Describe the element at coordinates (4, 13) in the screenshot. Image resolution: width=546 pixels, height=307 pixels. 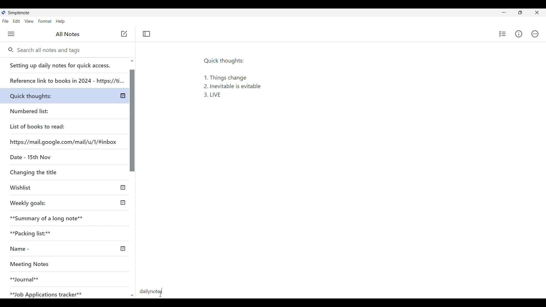
I see `Software logo` at that location.